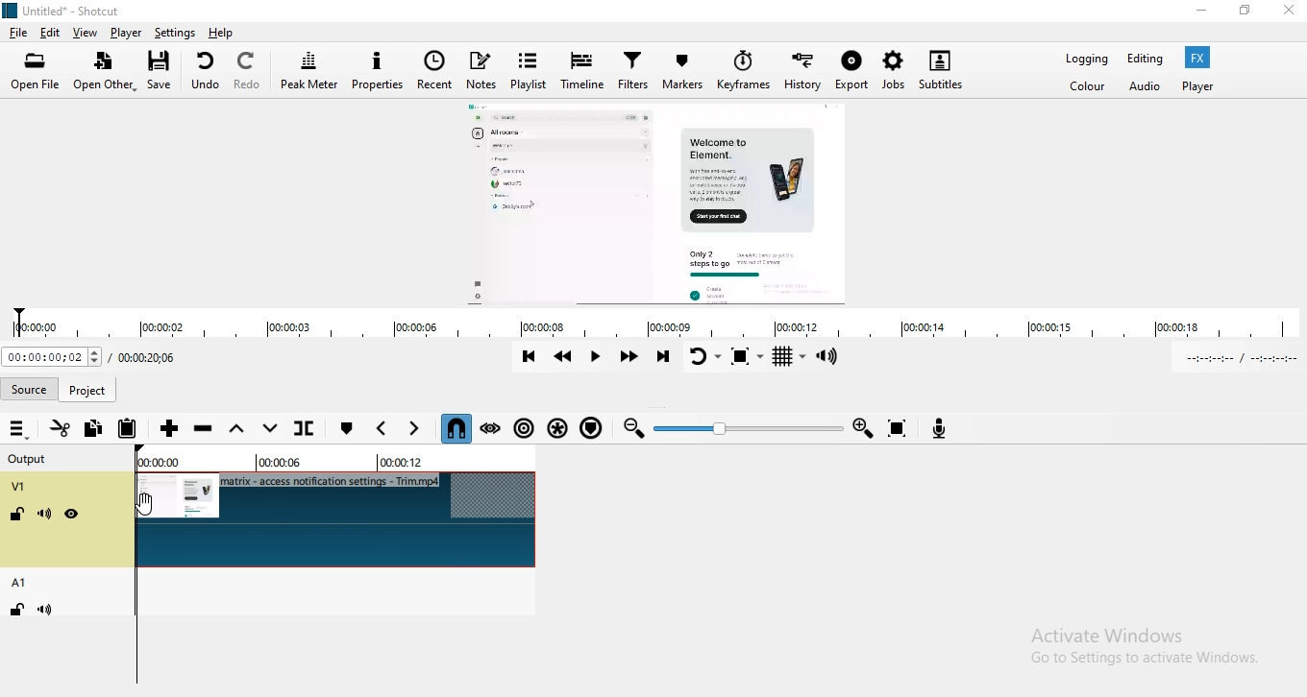 The height and width of the screenshot is (697, 1307). I want to click on Cut, so click(61, 429).